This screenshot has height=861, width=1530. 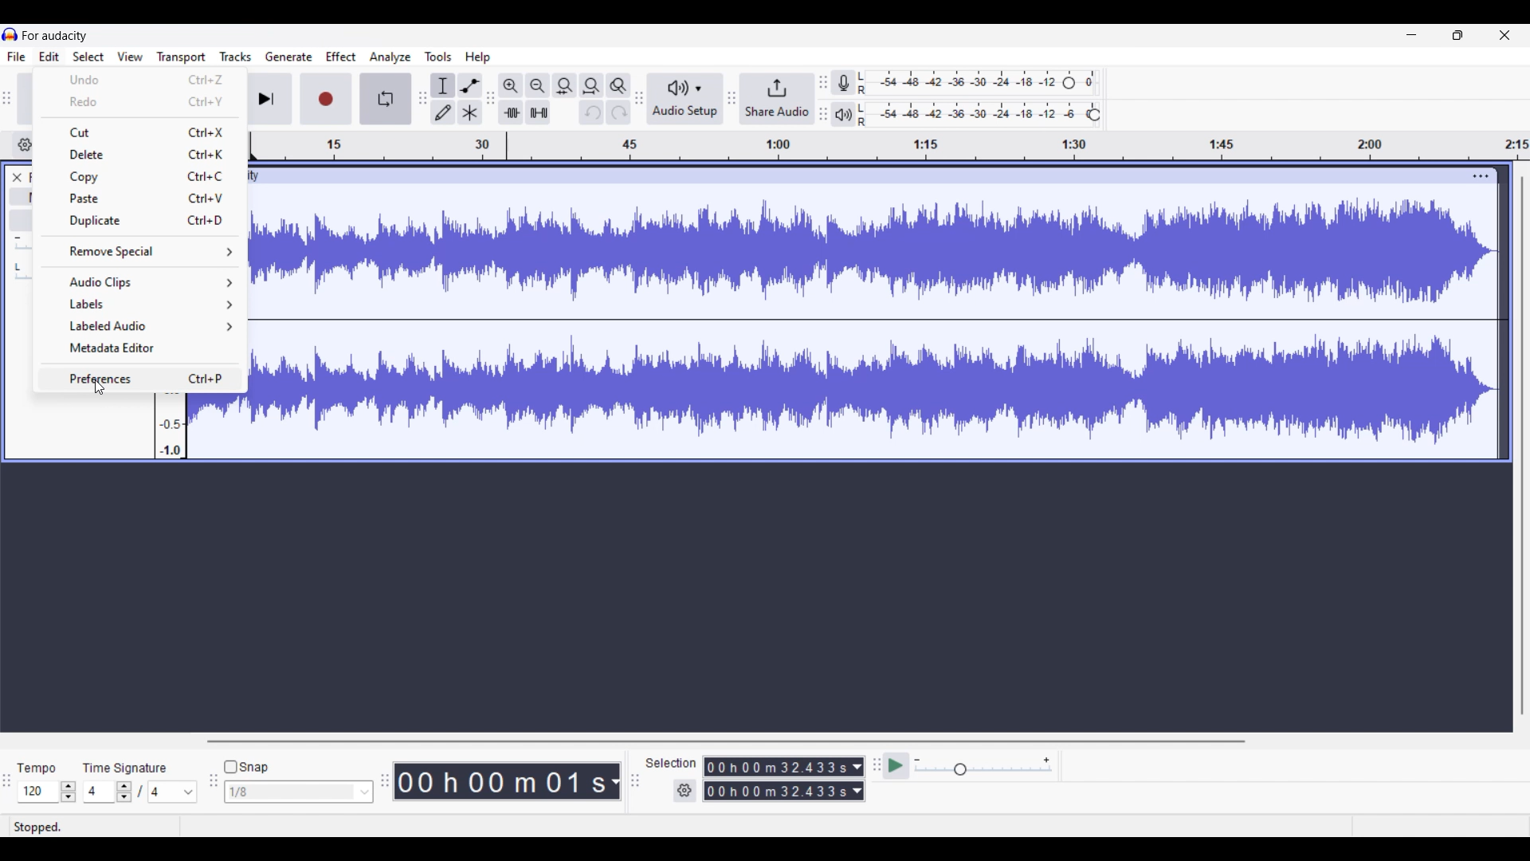 I want to click on Selection tool, so click(x=443, y=85).